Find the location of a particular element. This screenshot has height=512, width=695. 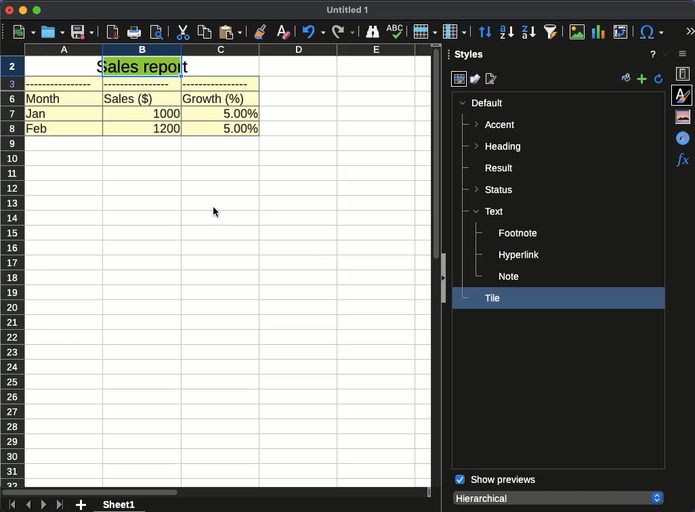

styles is located at coordinates (471, 56).